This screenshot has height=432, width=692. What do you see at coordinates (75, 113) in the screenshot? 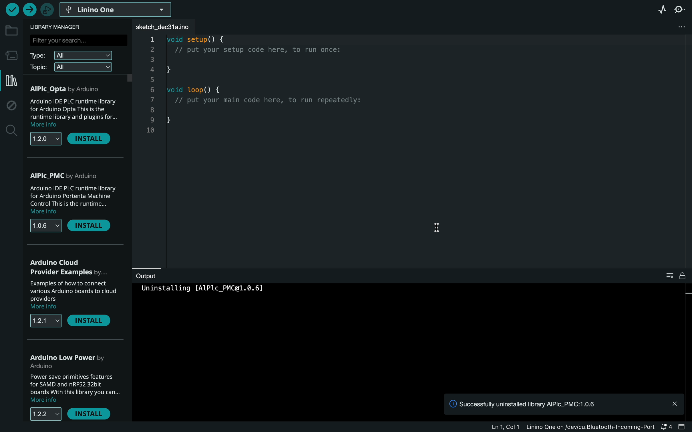
I see `description` at bounding box center [75, 113].